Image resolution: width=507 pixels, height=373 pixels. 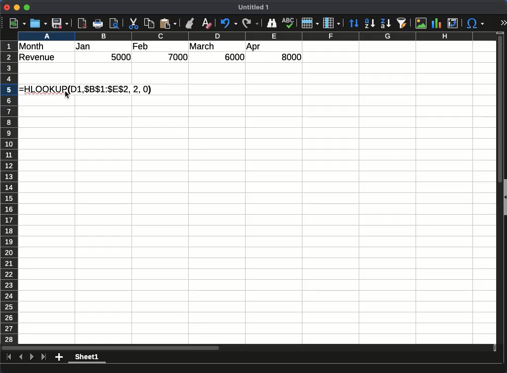 What do you see at coordinates (436, 23) in the screenshot?
I see `chart` at bounding box center [436, 23].